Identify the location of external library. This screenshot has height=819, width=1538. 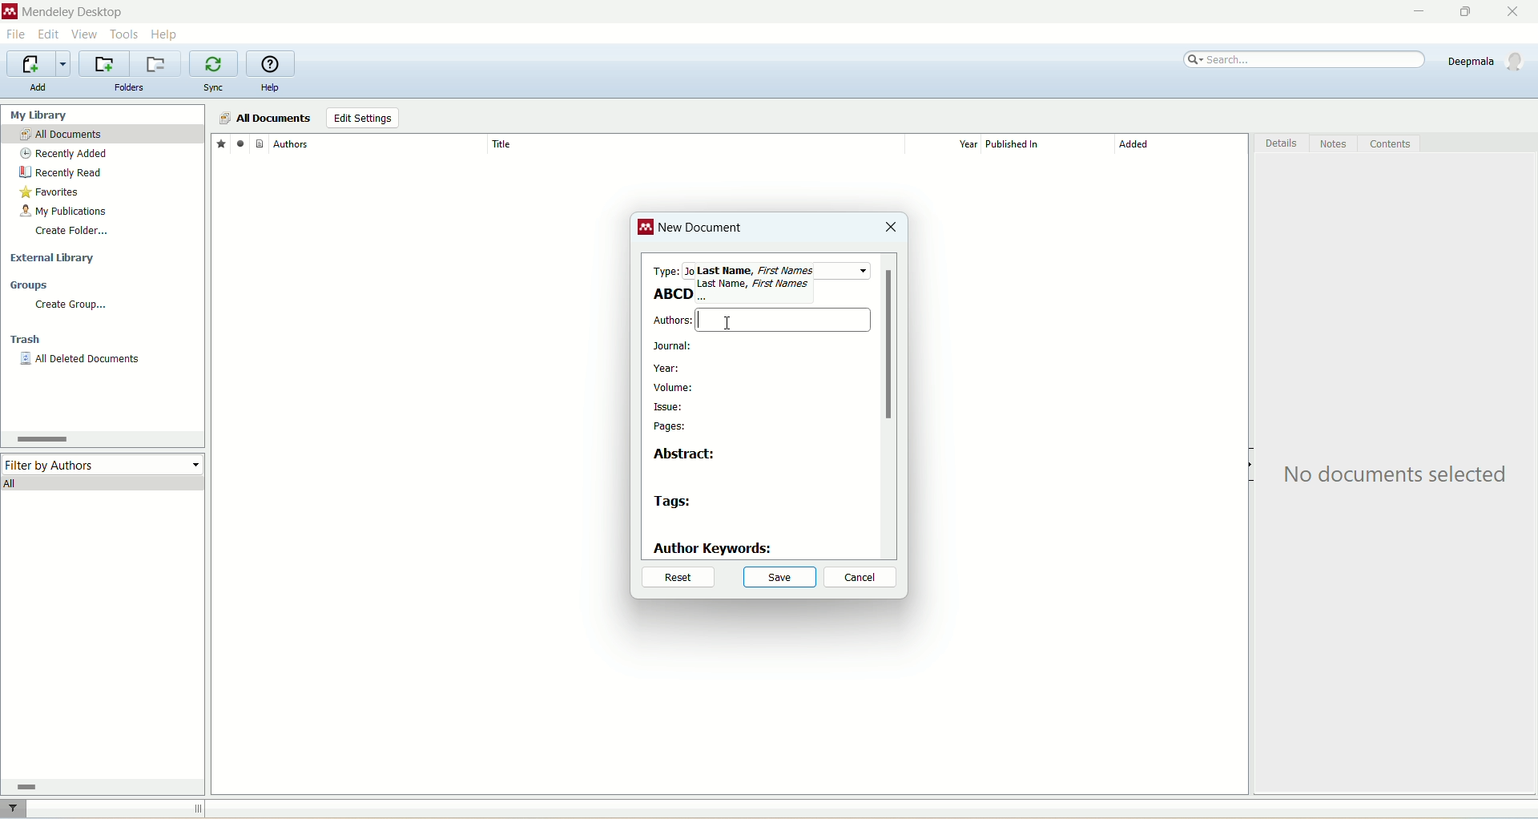
(55, 259).